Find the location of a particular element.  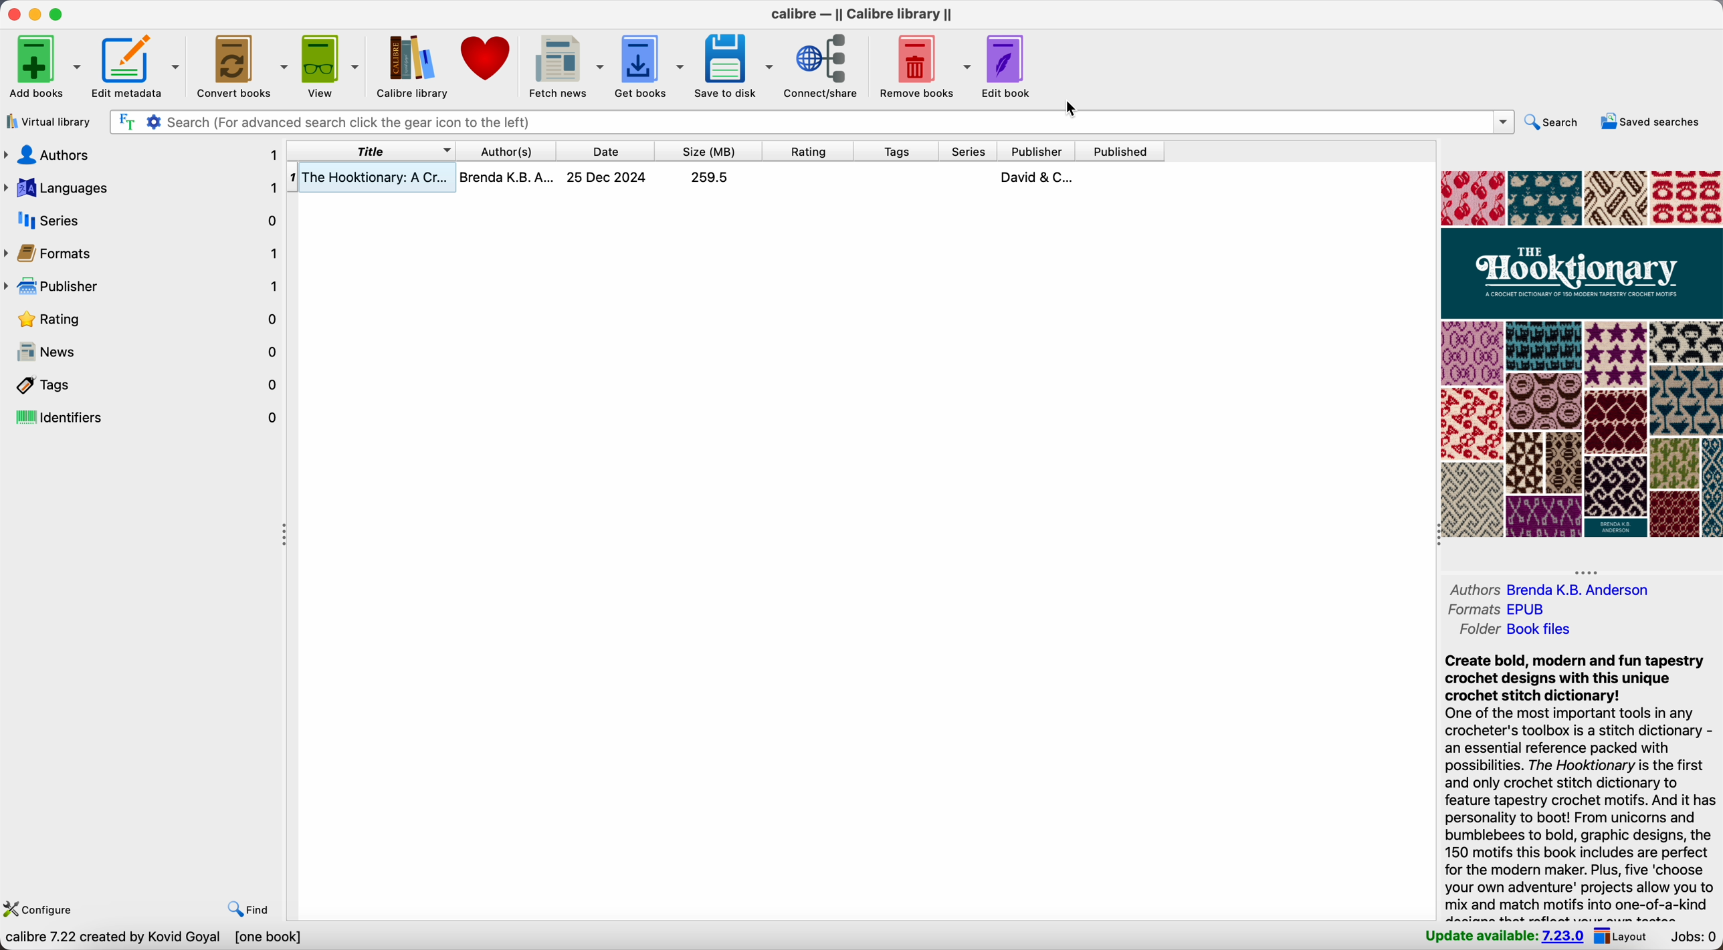

right click on title is located at coordinates (374, 150).